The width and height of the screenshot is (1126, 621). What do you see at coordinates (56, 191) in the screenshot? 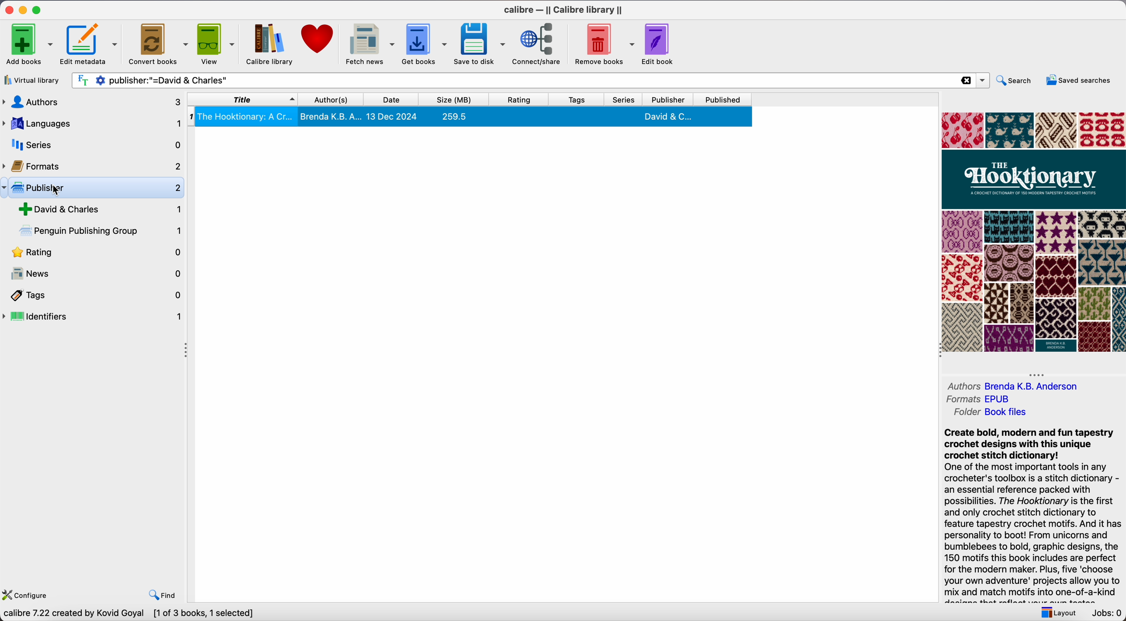
I see `cursor` at bounding box center [56, 191].